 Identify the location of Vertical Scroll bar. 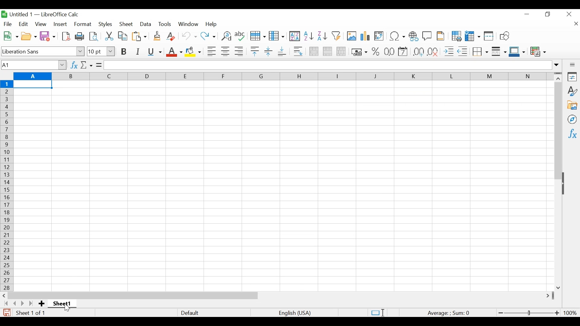
(558, 131).